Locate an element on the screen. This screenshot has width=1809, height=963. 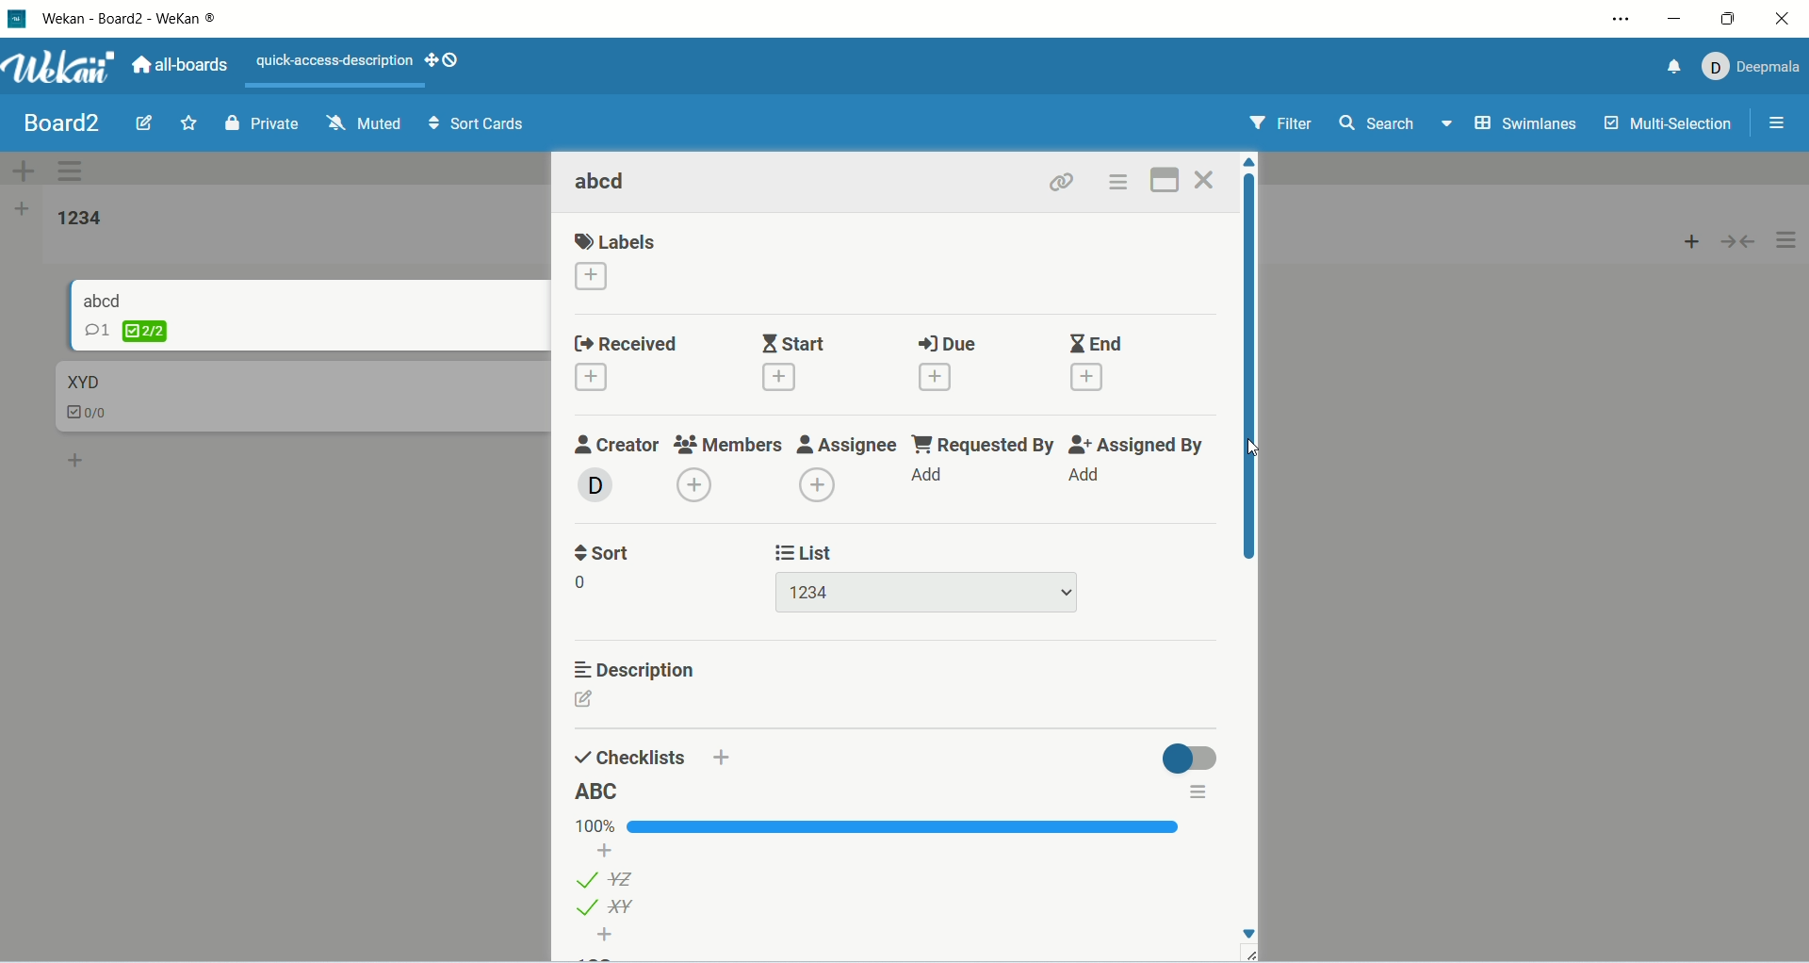
add list is located at coordinates (24, 209).